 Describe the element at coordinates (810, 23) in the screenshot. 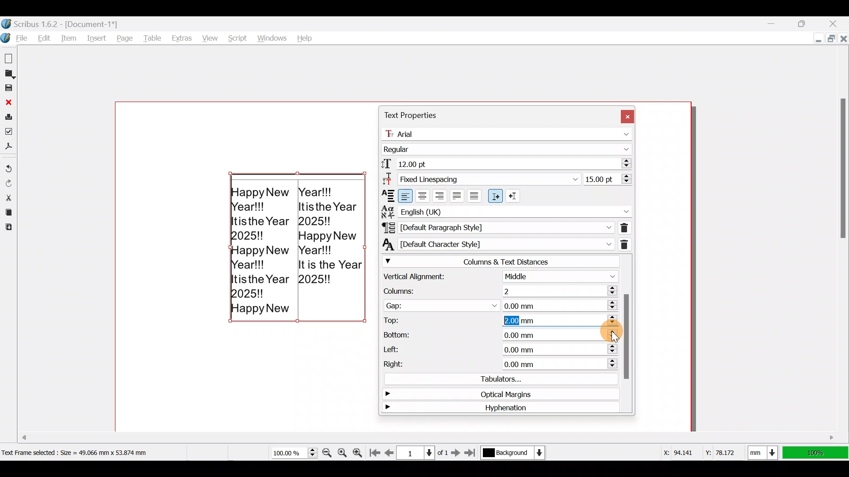

I see `Maximize` at that location.